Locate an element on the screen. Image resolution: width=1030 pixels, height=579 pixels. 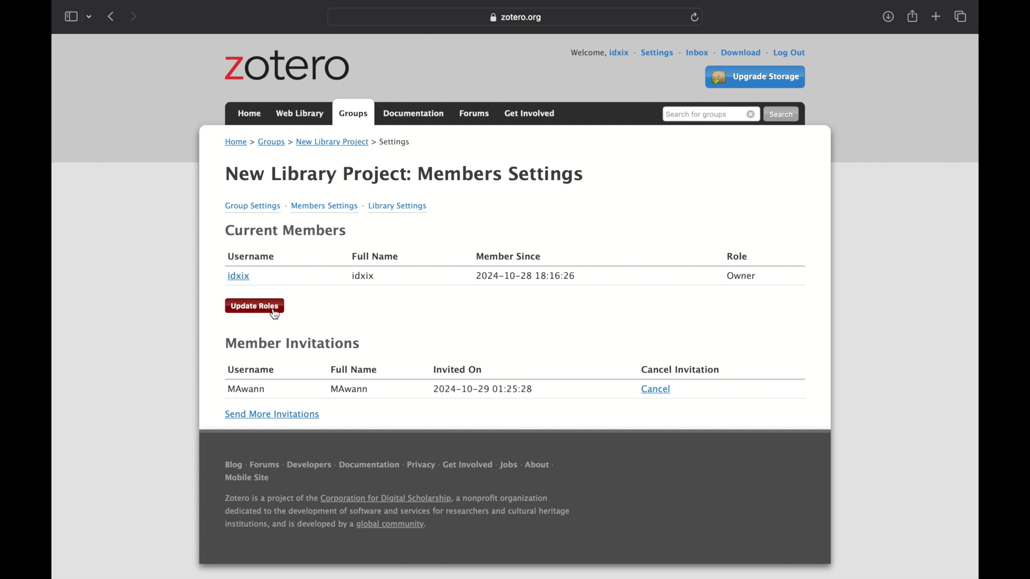
download is located at coordinates (744, 52).